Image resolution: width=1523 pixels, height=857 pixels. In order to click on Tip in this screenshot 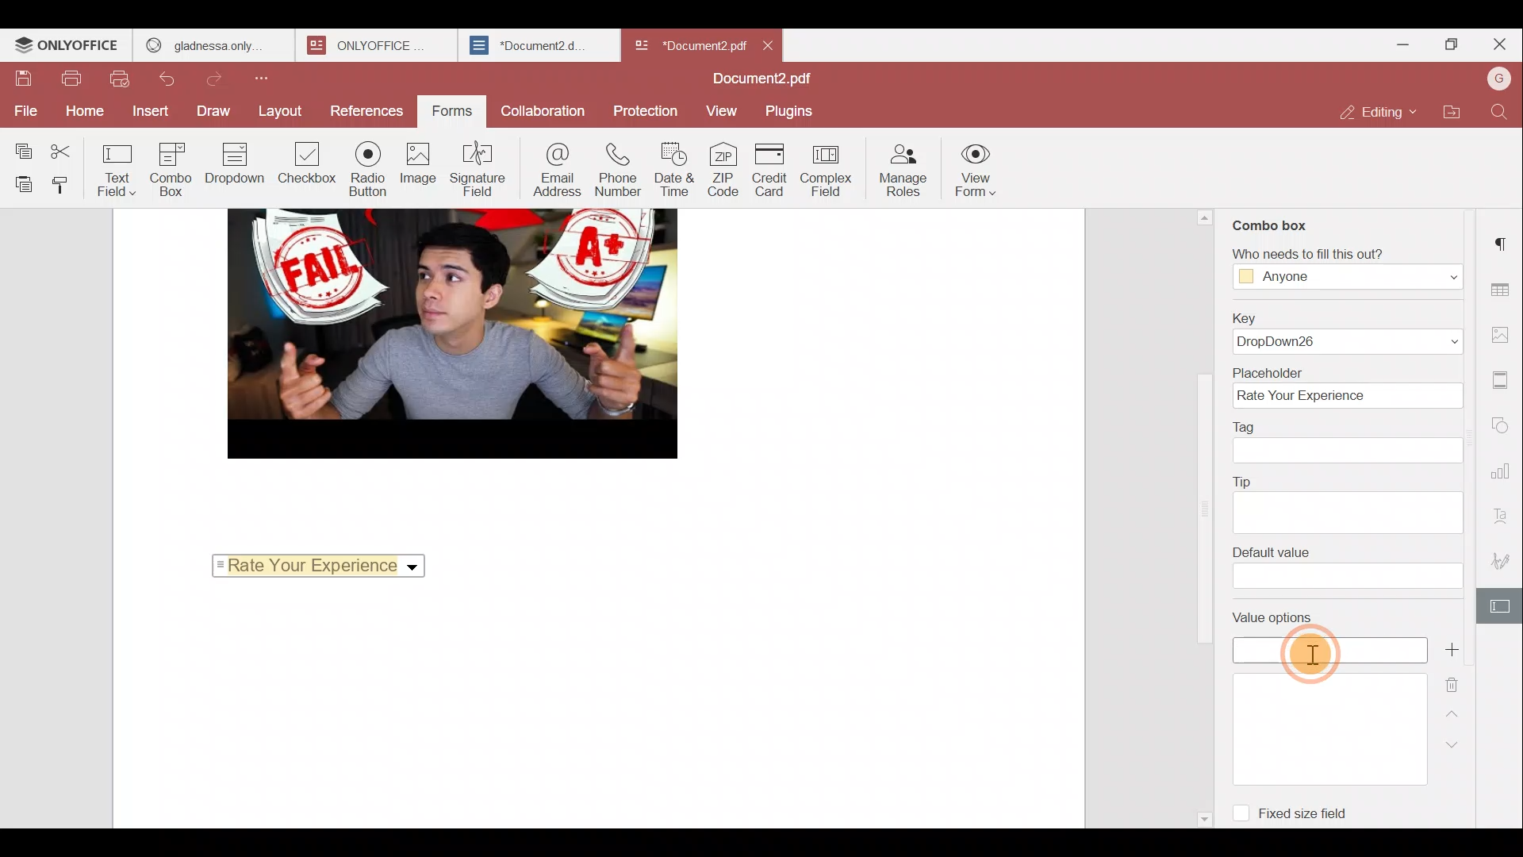, I will do `click(1348, 502)`.